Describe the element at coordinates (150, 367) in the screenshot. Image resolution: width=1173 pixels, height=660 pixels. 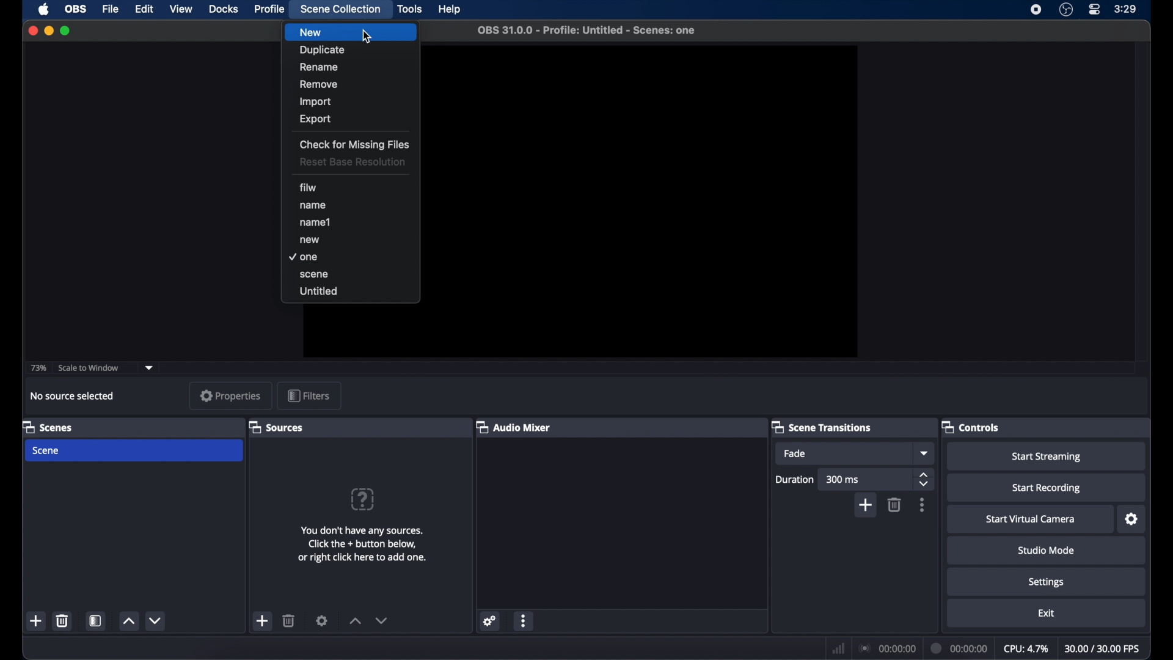
I see `dropdown` at that location.